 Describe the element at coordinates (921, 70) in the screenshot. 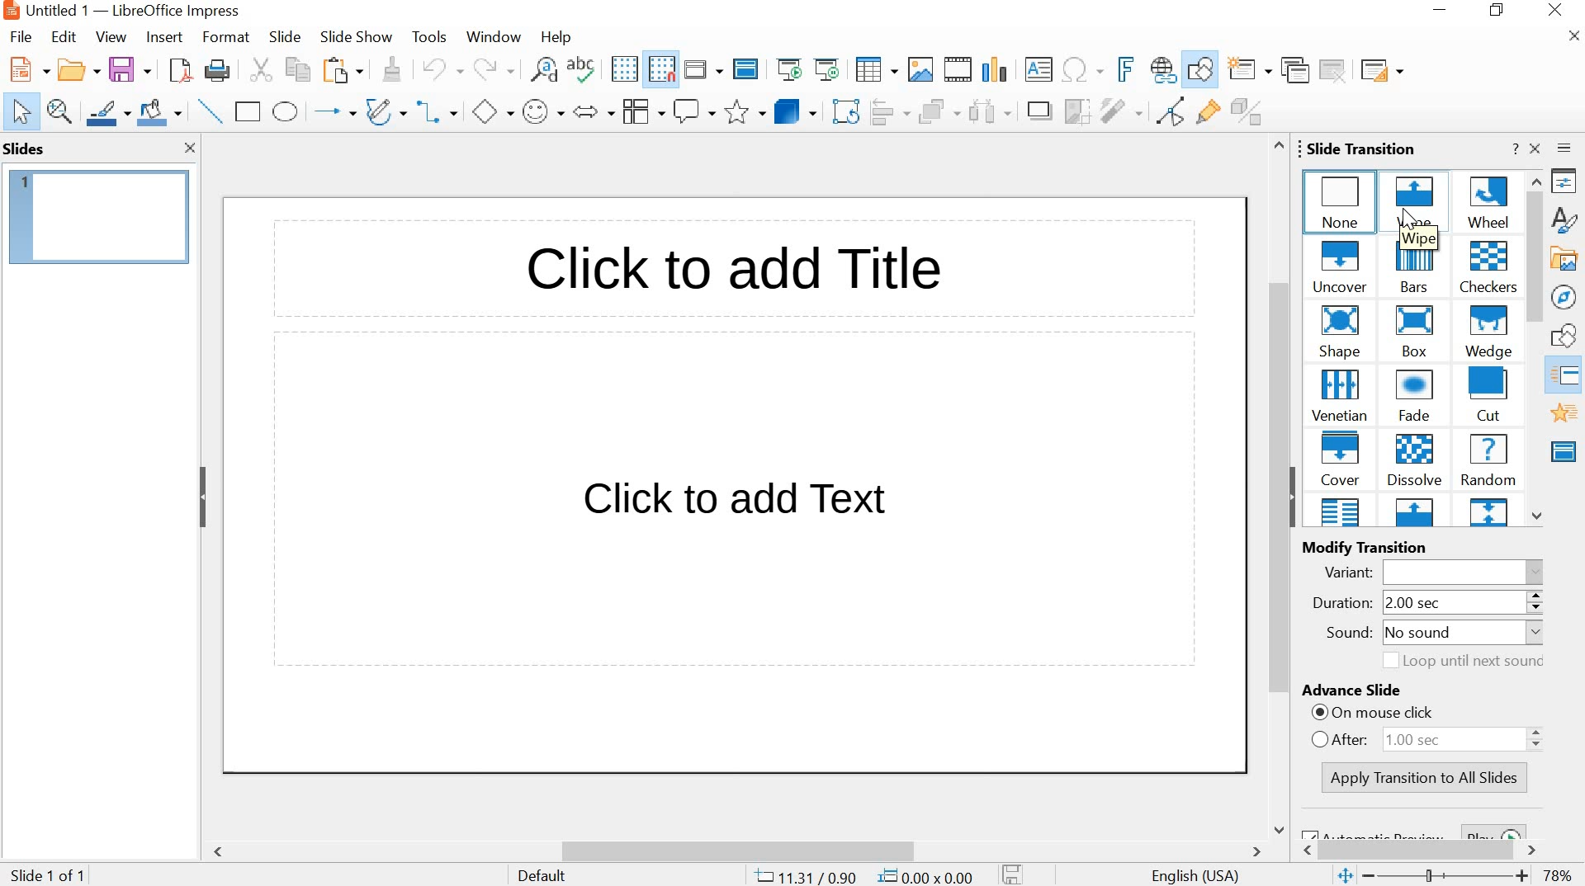

I see `Insert Image` at that location.